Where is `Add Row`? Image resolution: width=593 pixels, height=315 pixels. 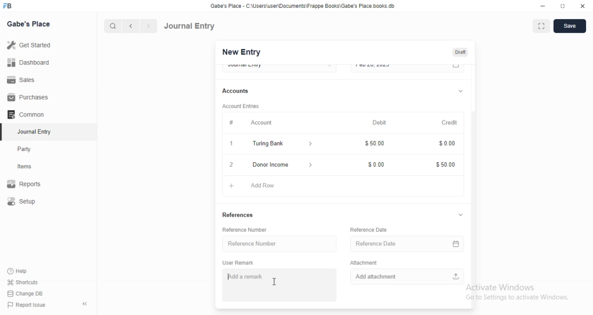
Add Row is located at coordinates (258, 184).